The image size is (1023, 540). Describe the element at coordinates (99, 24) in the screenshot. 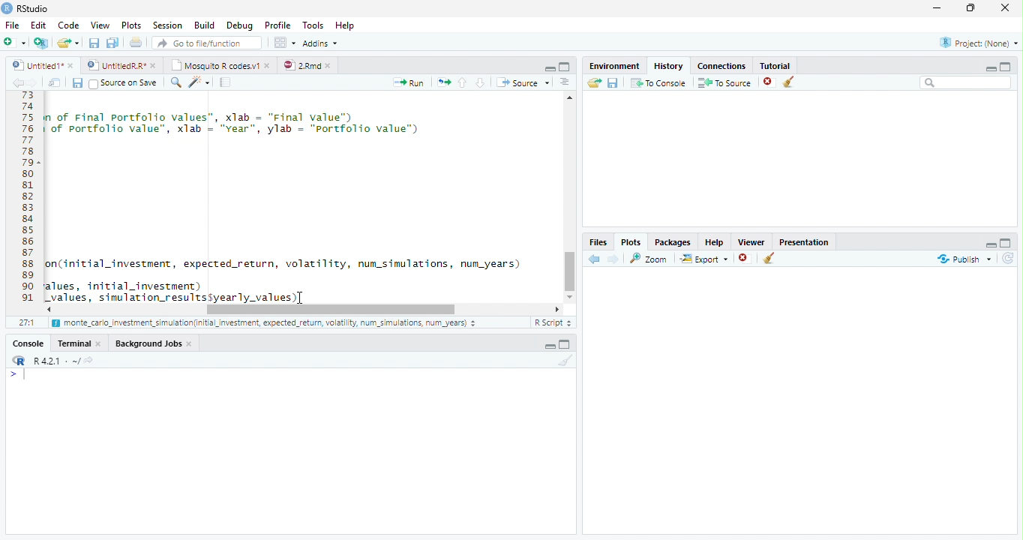

I see `View` at that location.